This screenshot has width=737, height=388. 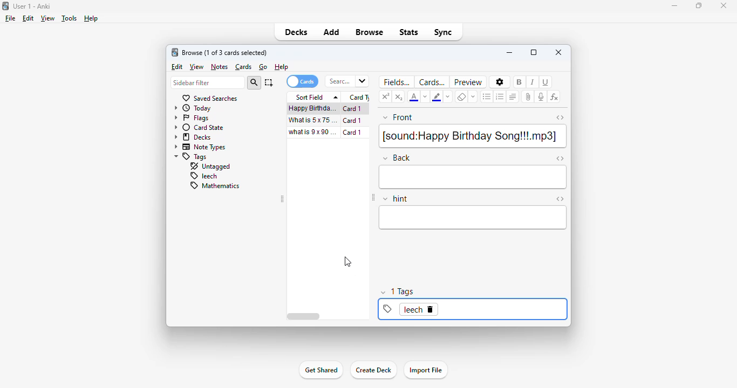 I want to click on decks, so click(x=193, y=137).